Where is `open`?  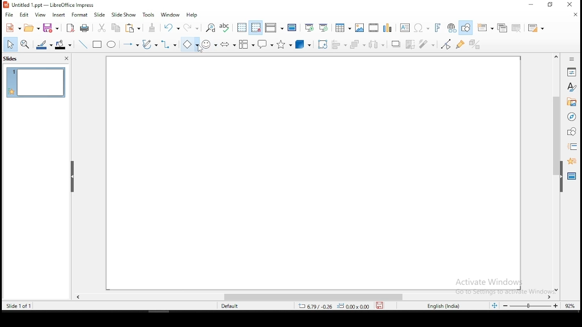
open is located at coordinates (32, 29).